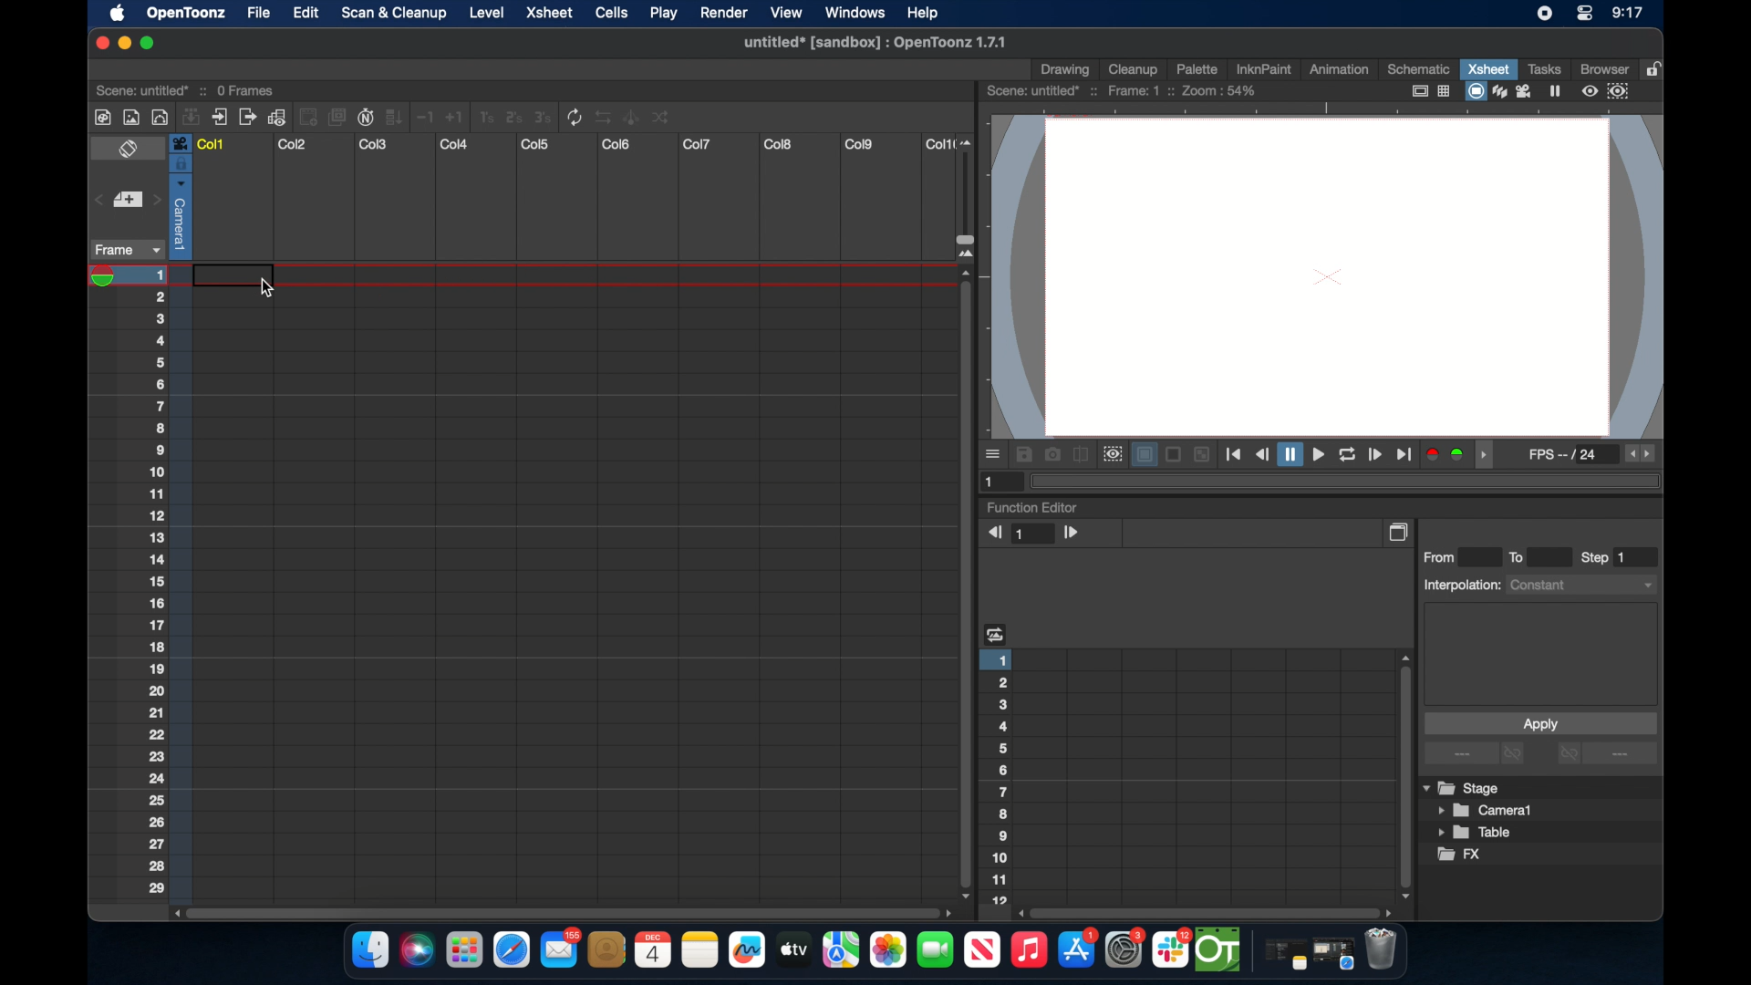 This screenshot has width=1751, height=985. I want to click on scene, so click(1123, 91).